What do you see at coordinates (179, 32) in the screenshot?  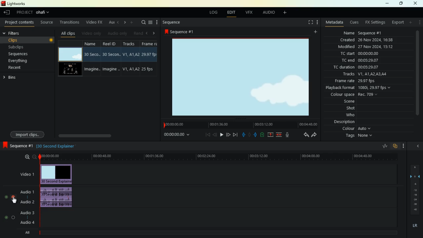 I see `sequence` at bounding box center [179, 32].